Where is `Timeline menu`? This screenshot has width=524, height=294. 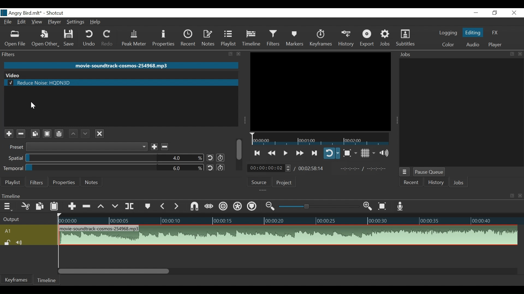 Timeline menu is located at coordinates (254, 196).